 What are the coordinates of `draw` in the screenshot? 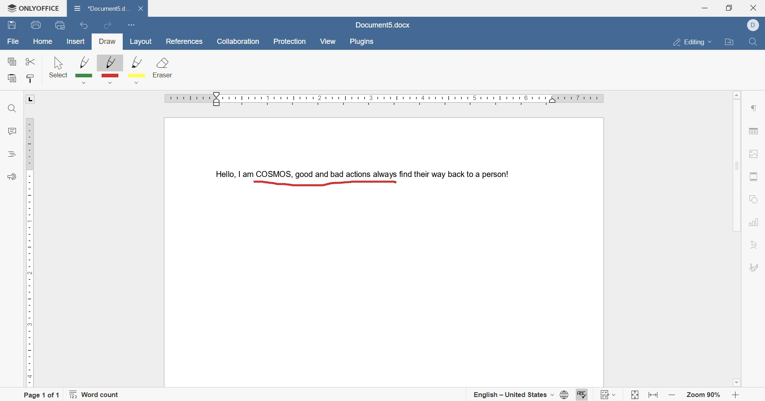 It's located at (108, 42).